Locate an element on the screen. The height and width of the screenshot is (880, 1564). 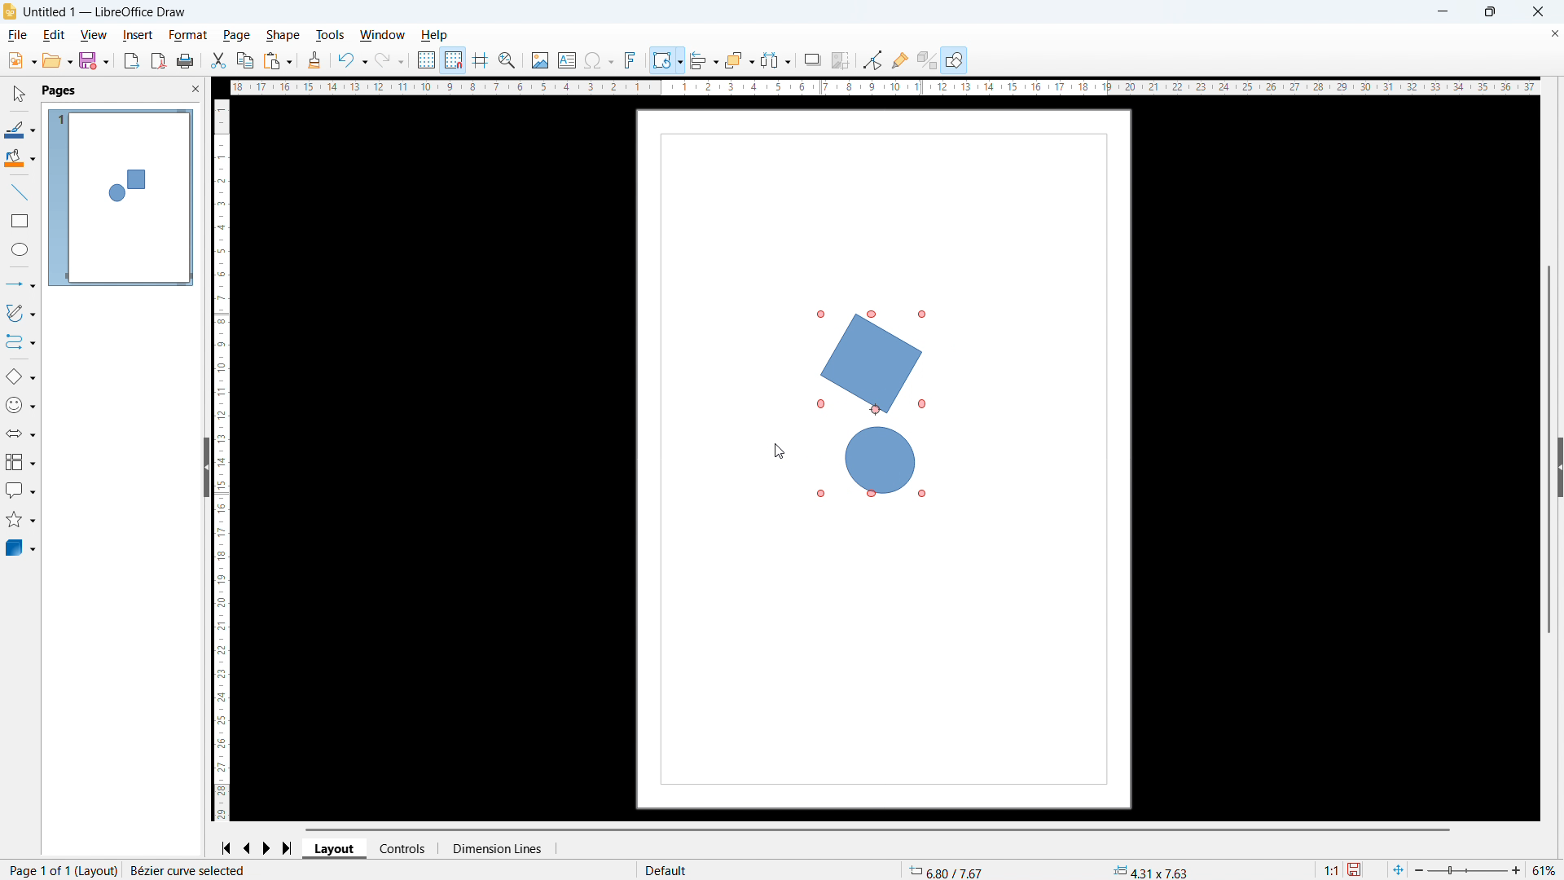
Page display  is located at coordinates (121, 198).